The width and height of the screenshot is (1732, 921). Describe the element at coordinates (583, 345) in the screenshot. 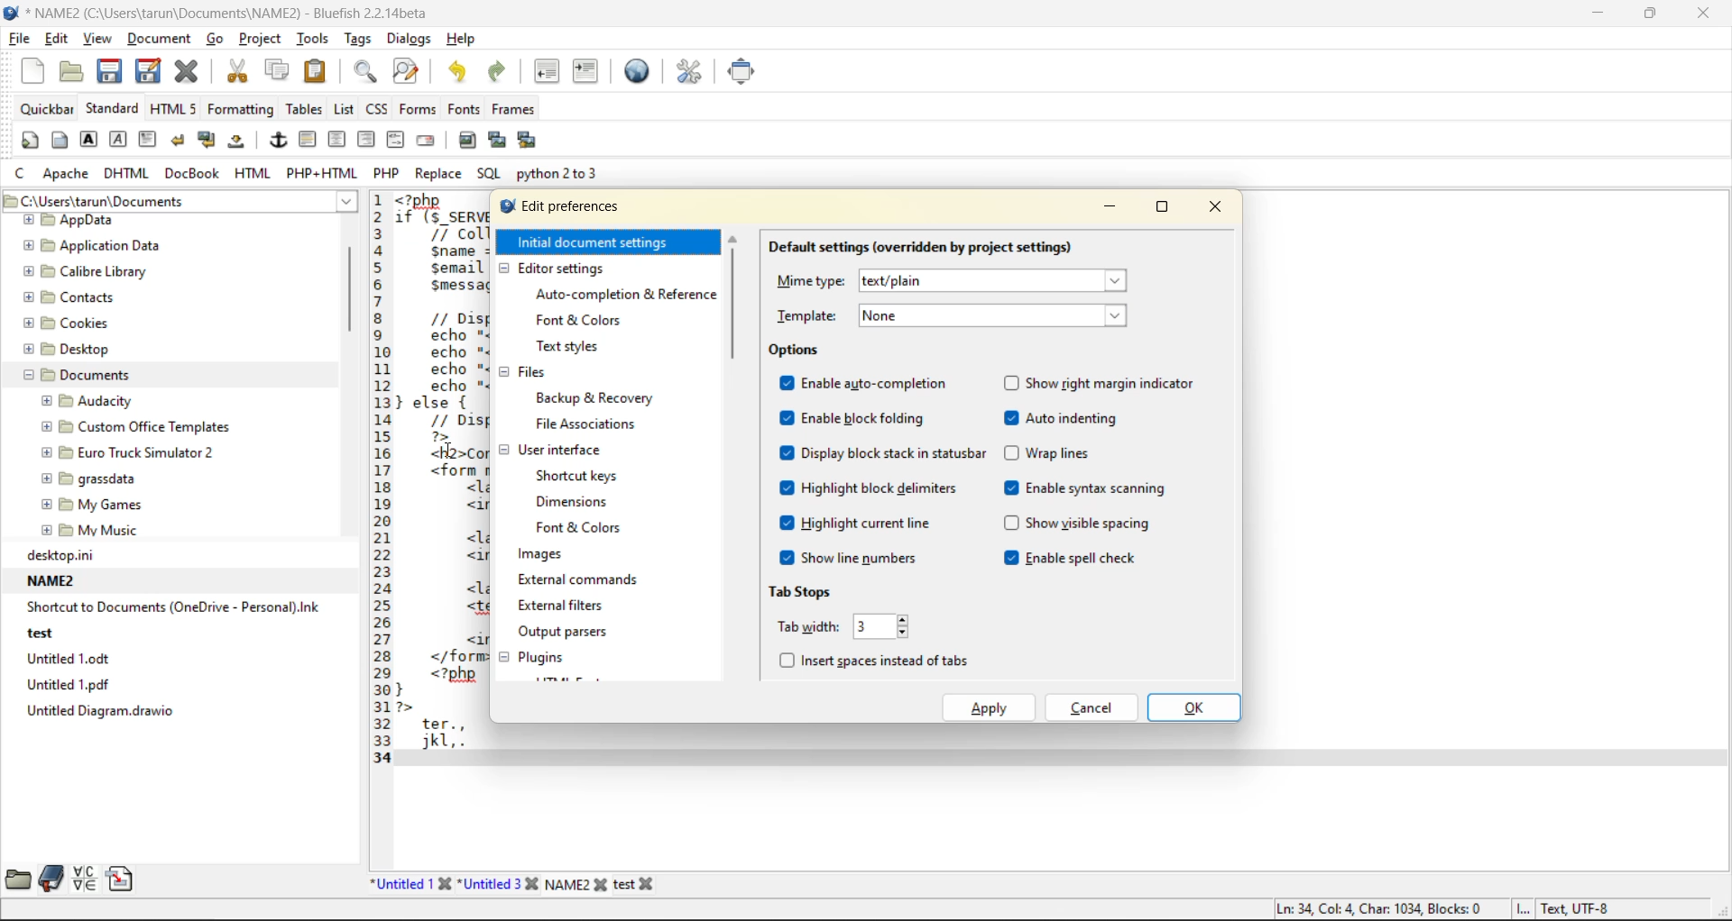

I see `text styles` at that location.